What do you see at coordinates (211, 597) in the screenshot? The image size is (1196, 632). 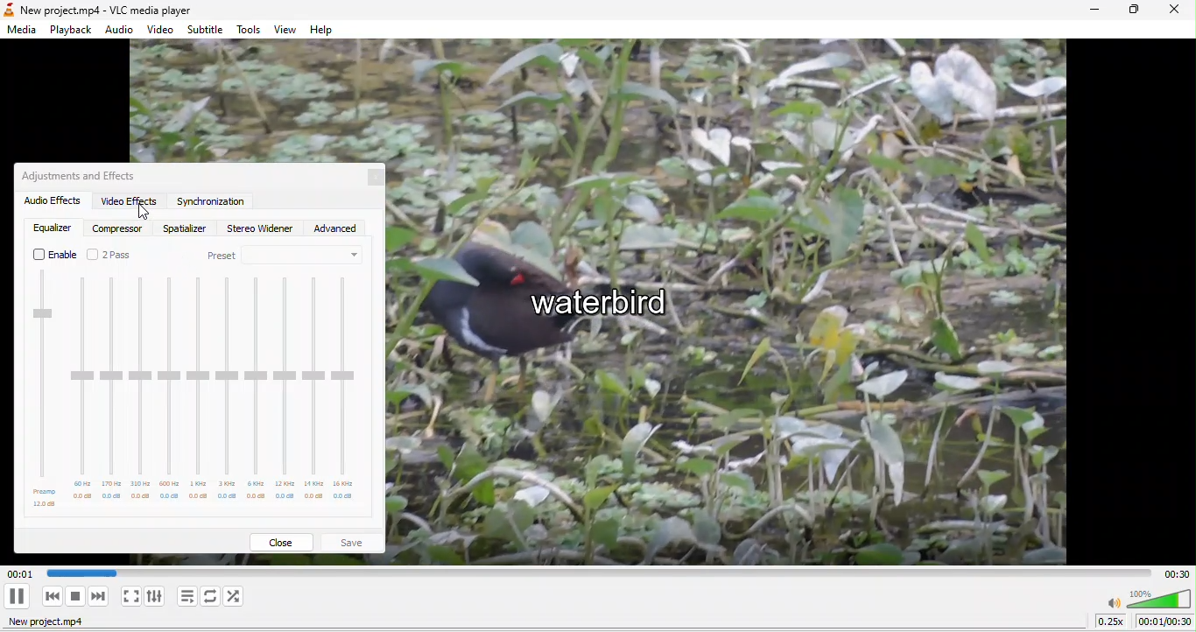 I see `click to toggle between loop all` at bounding box center [211, 597].